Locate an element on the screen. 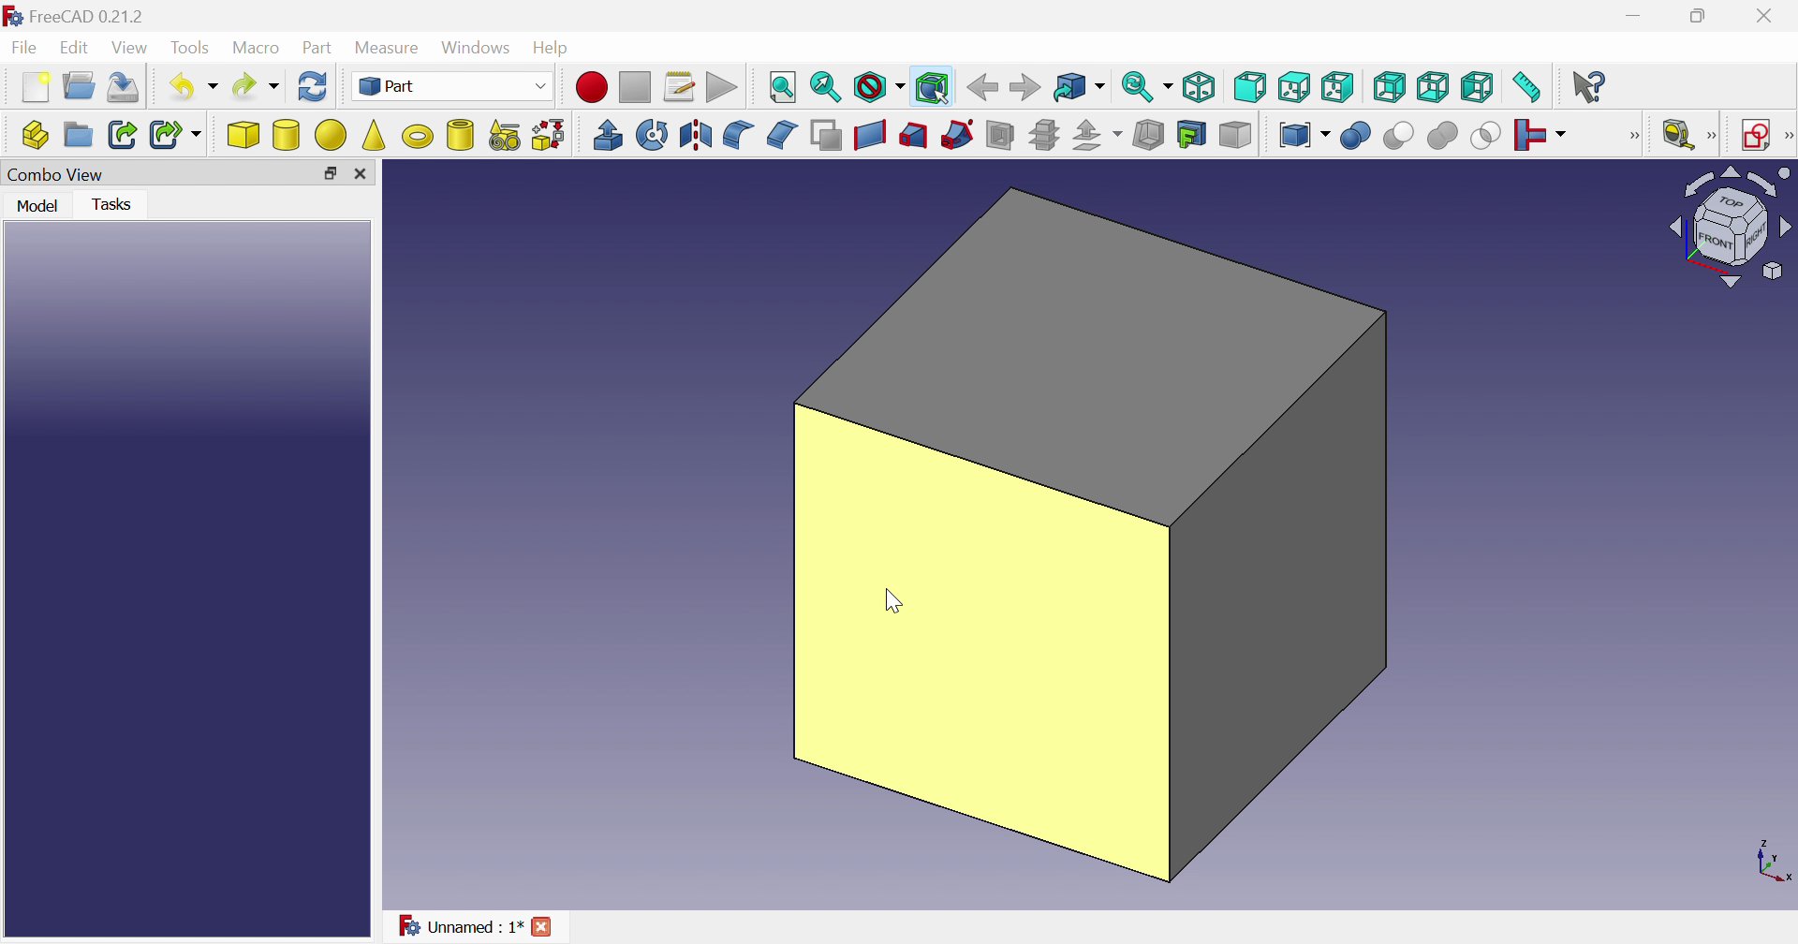 Image resolution: width=1798 pixels, height=944 pixels. Sphere is located at coordinates (332, 135).